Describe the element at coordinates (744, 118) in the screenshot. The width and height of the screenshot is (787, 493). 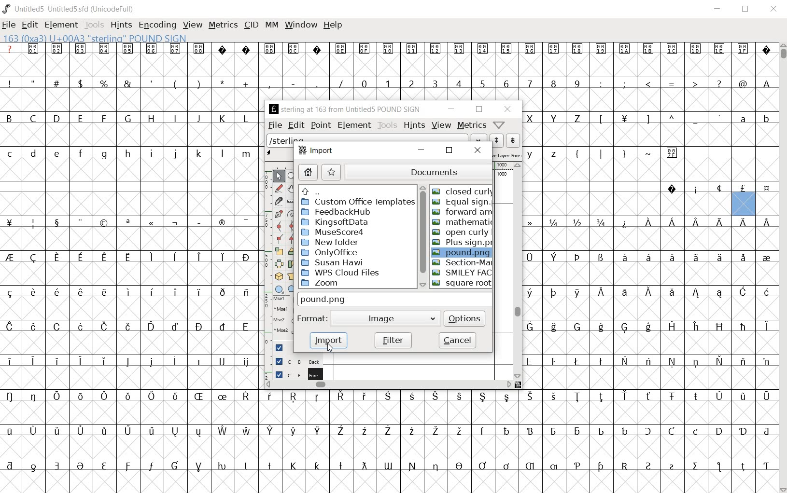
I see `a` at that location.